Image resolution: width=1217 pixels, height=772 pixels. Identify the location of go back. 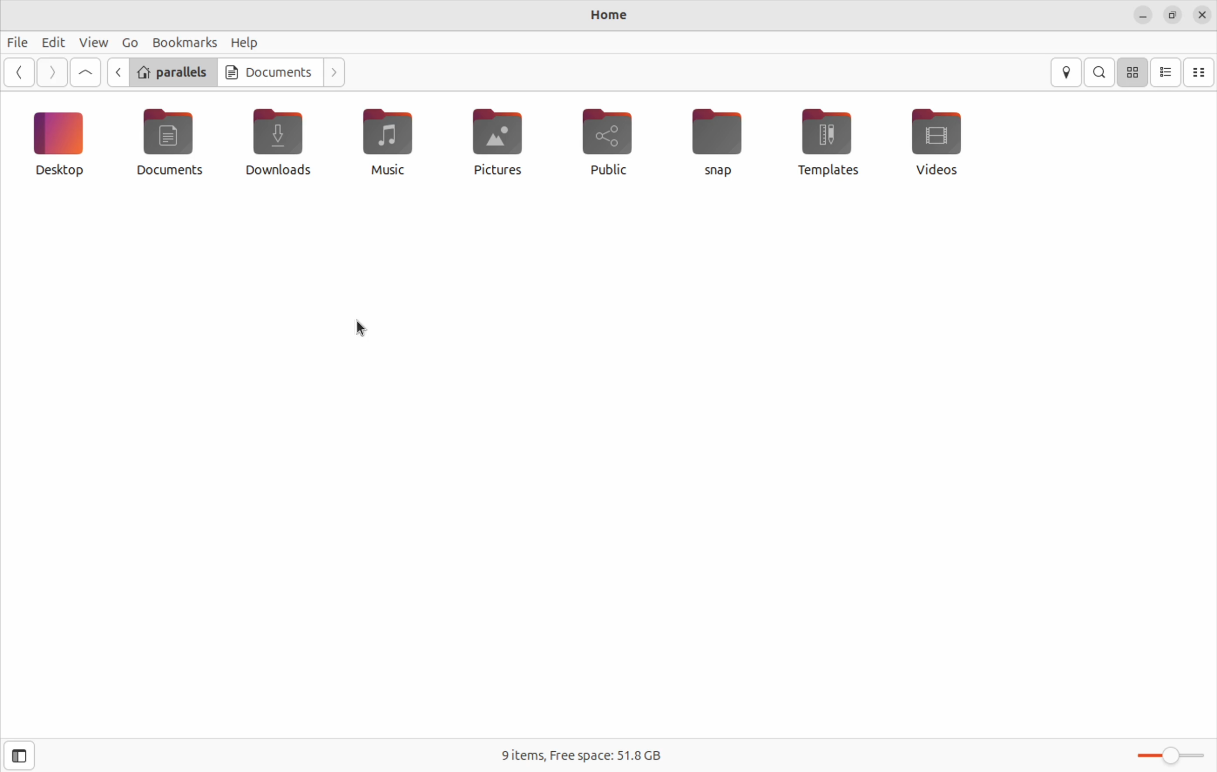
(117, 72).